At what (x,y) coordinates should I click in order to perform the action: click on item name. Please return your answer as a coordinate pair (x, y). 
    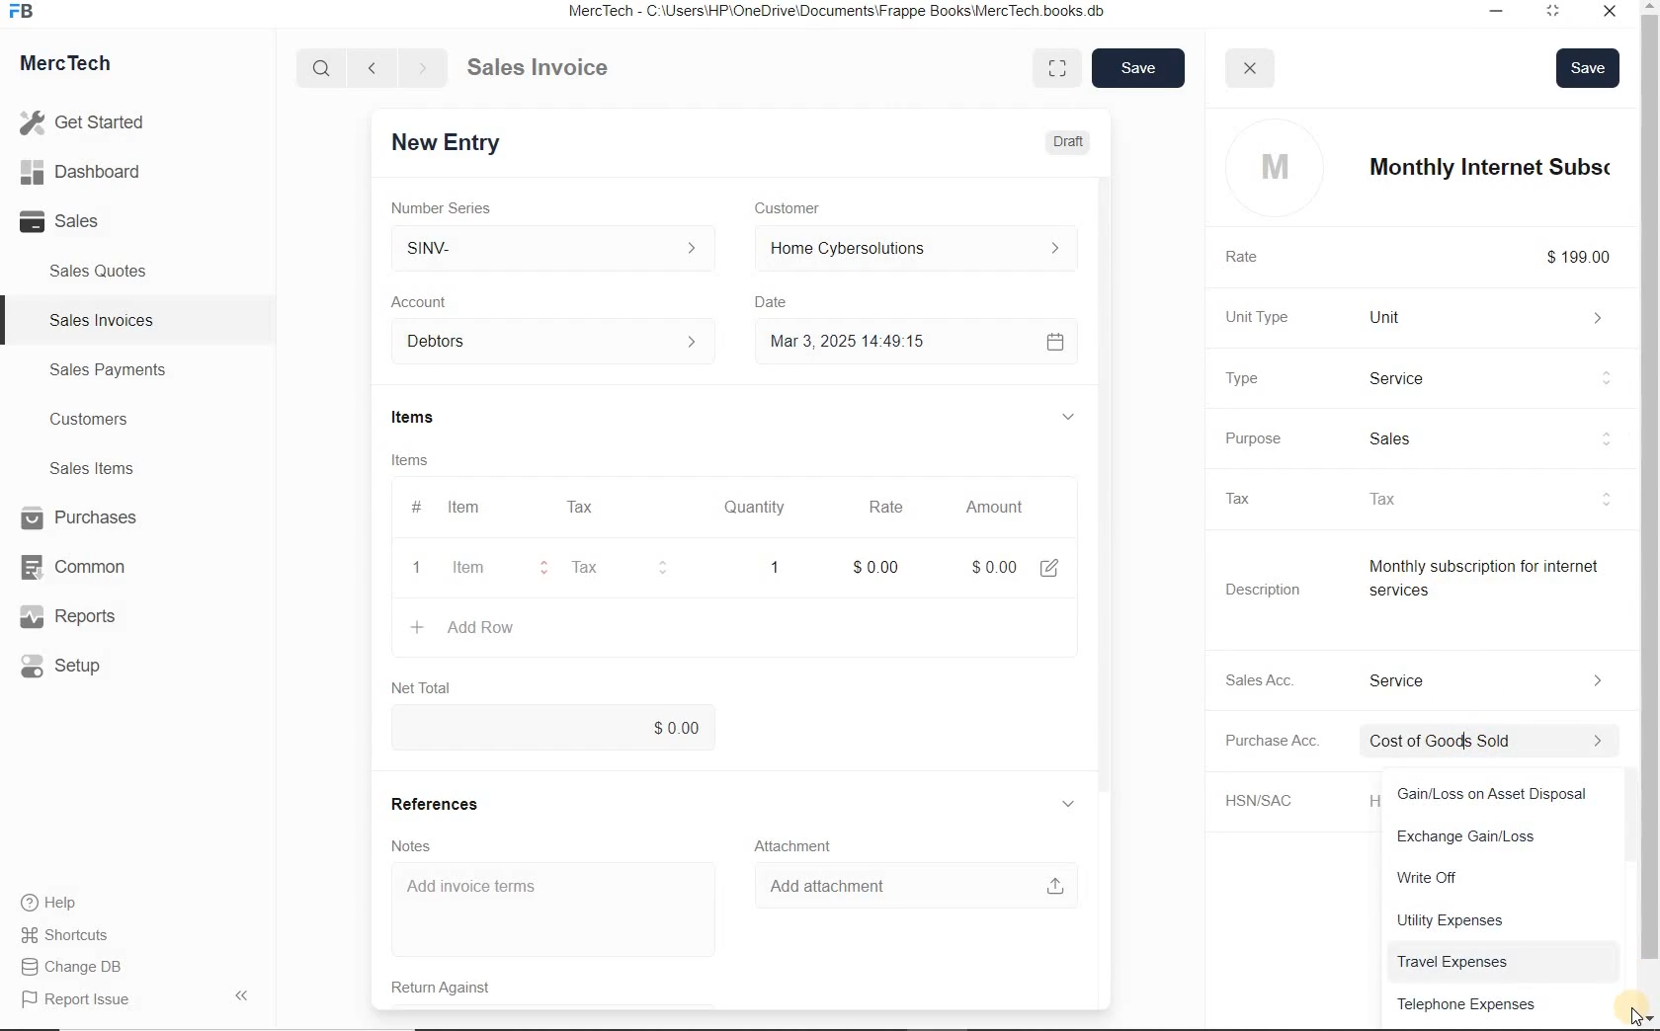
    Looking at the image, I should click on (1501, 167).